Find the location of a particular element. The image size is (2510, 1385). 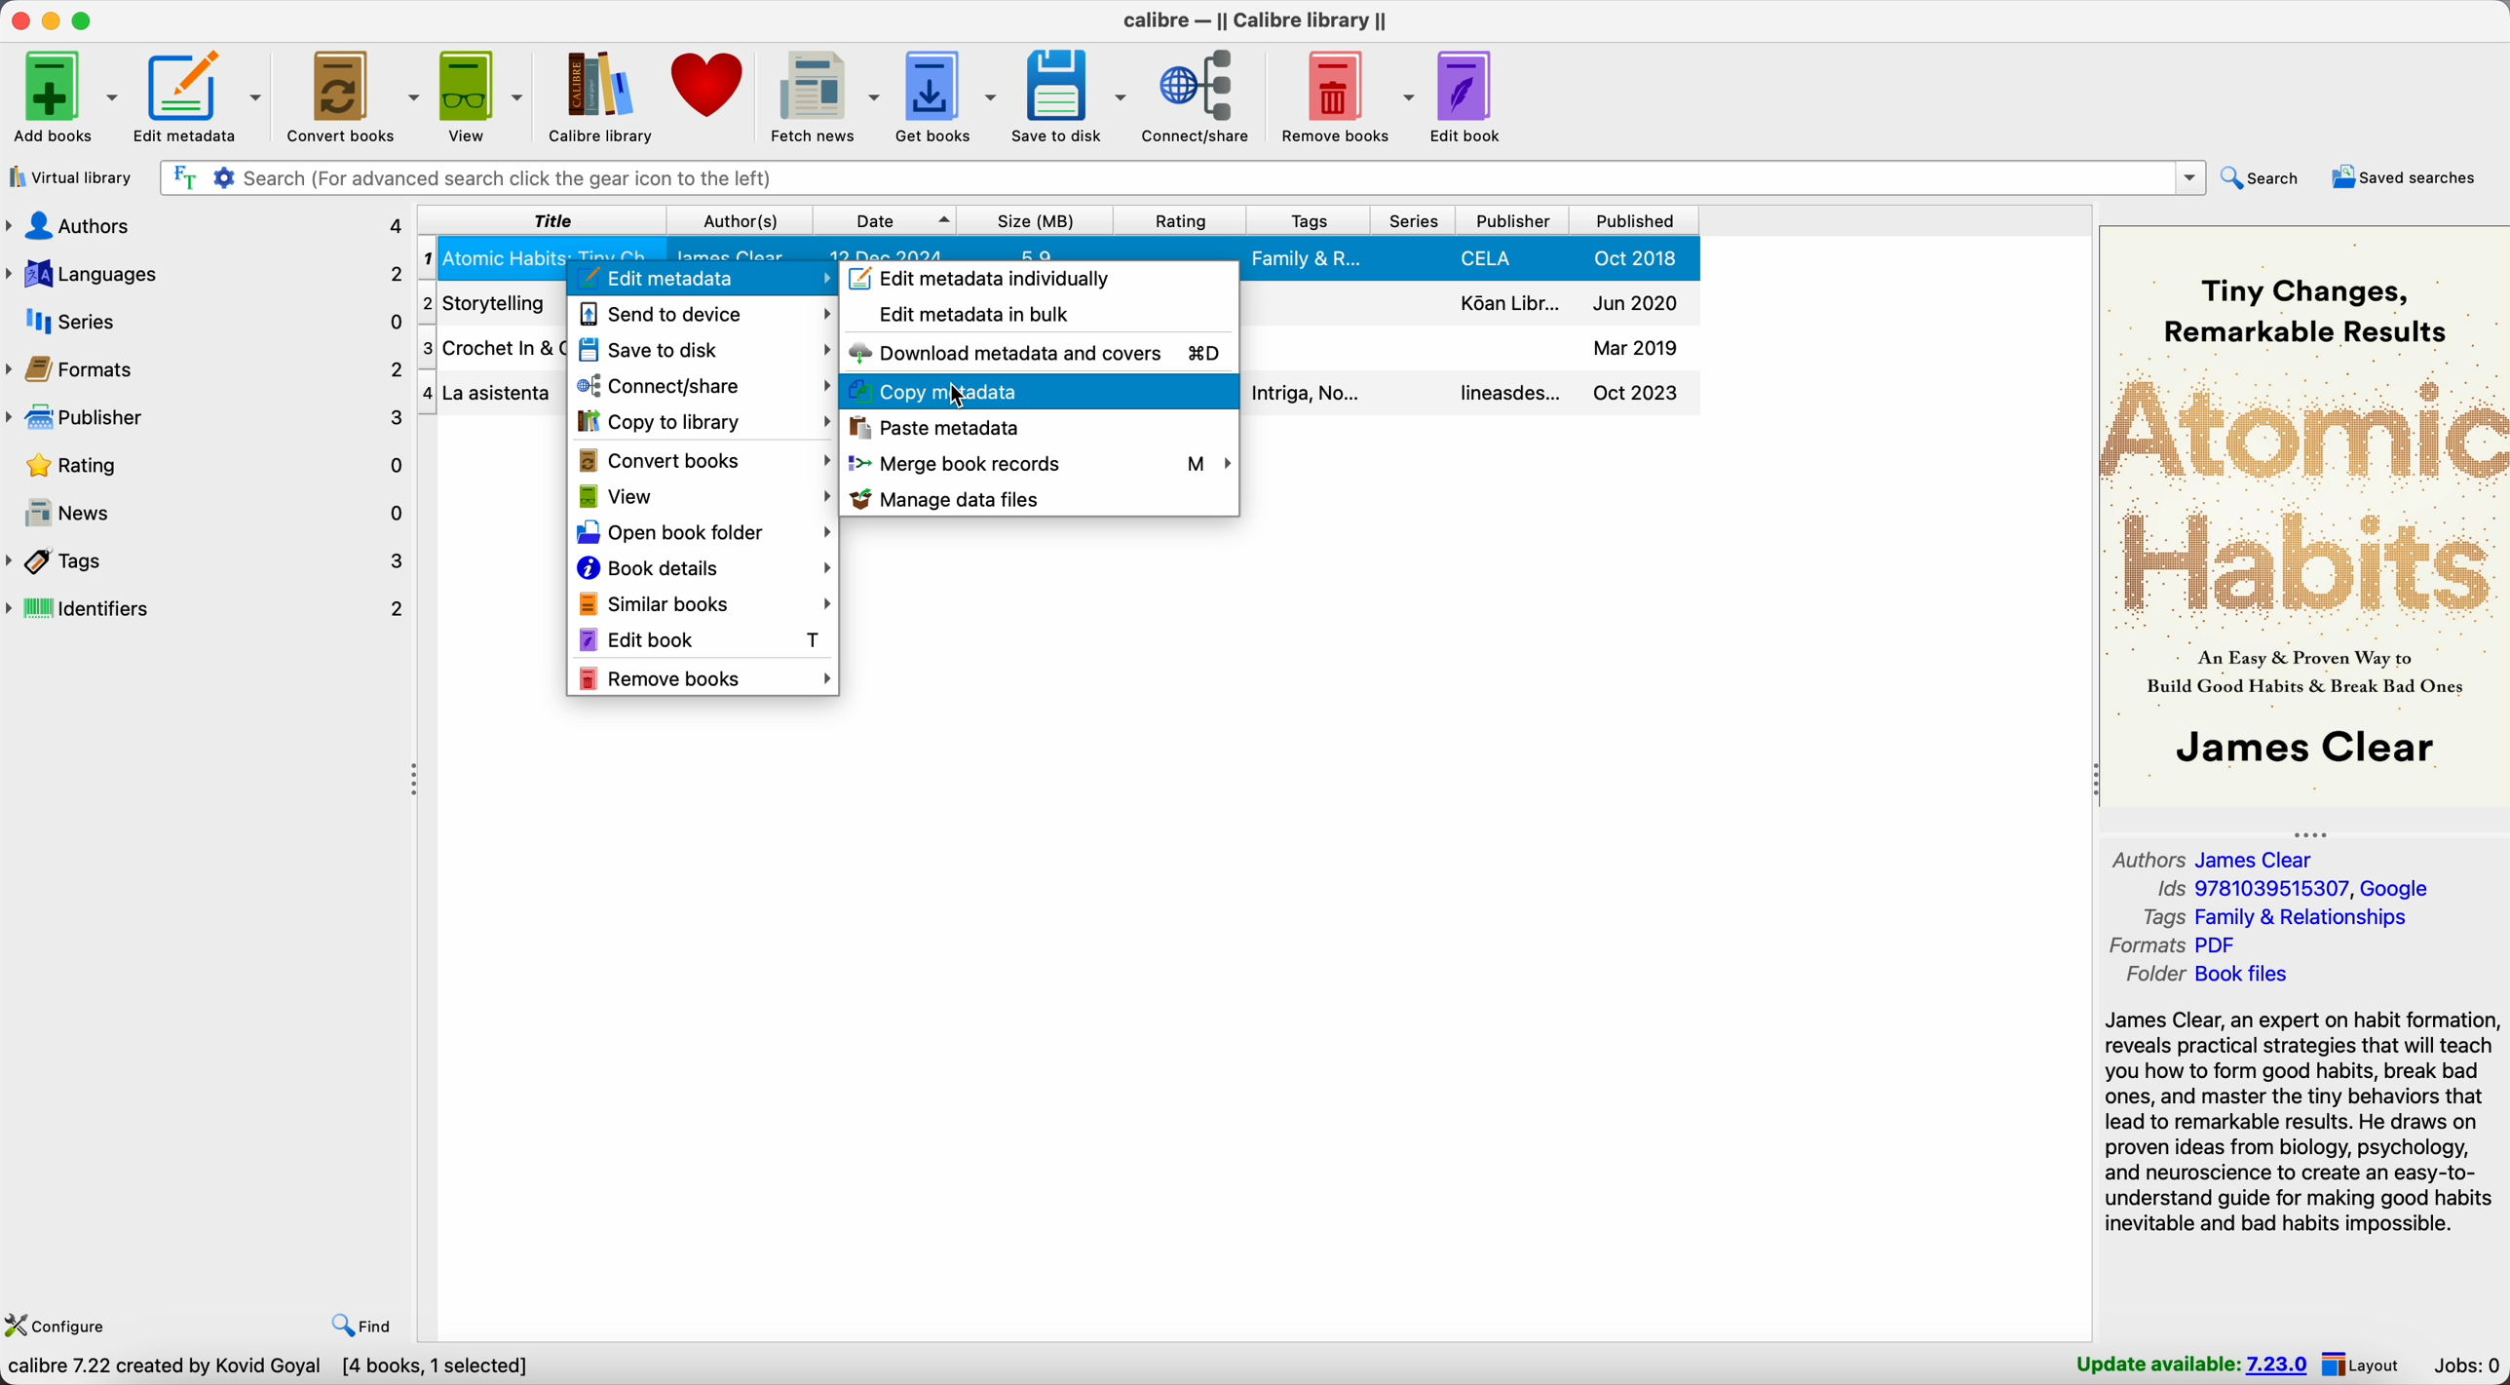

layout is located at coordinates (2374, 1366).